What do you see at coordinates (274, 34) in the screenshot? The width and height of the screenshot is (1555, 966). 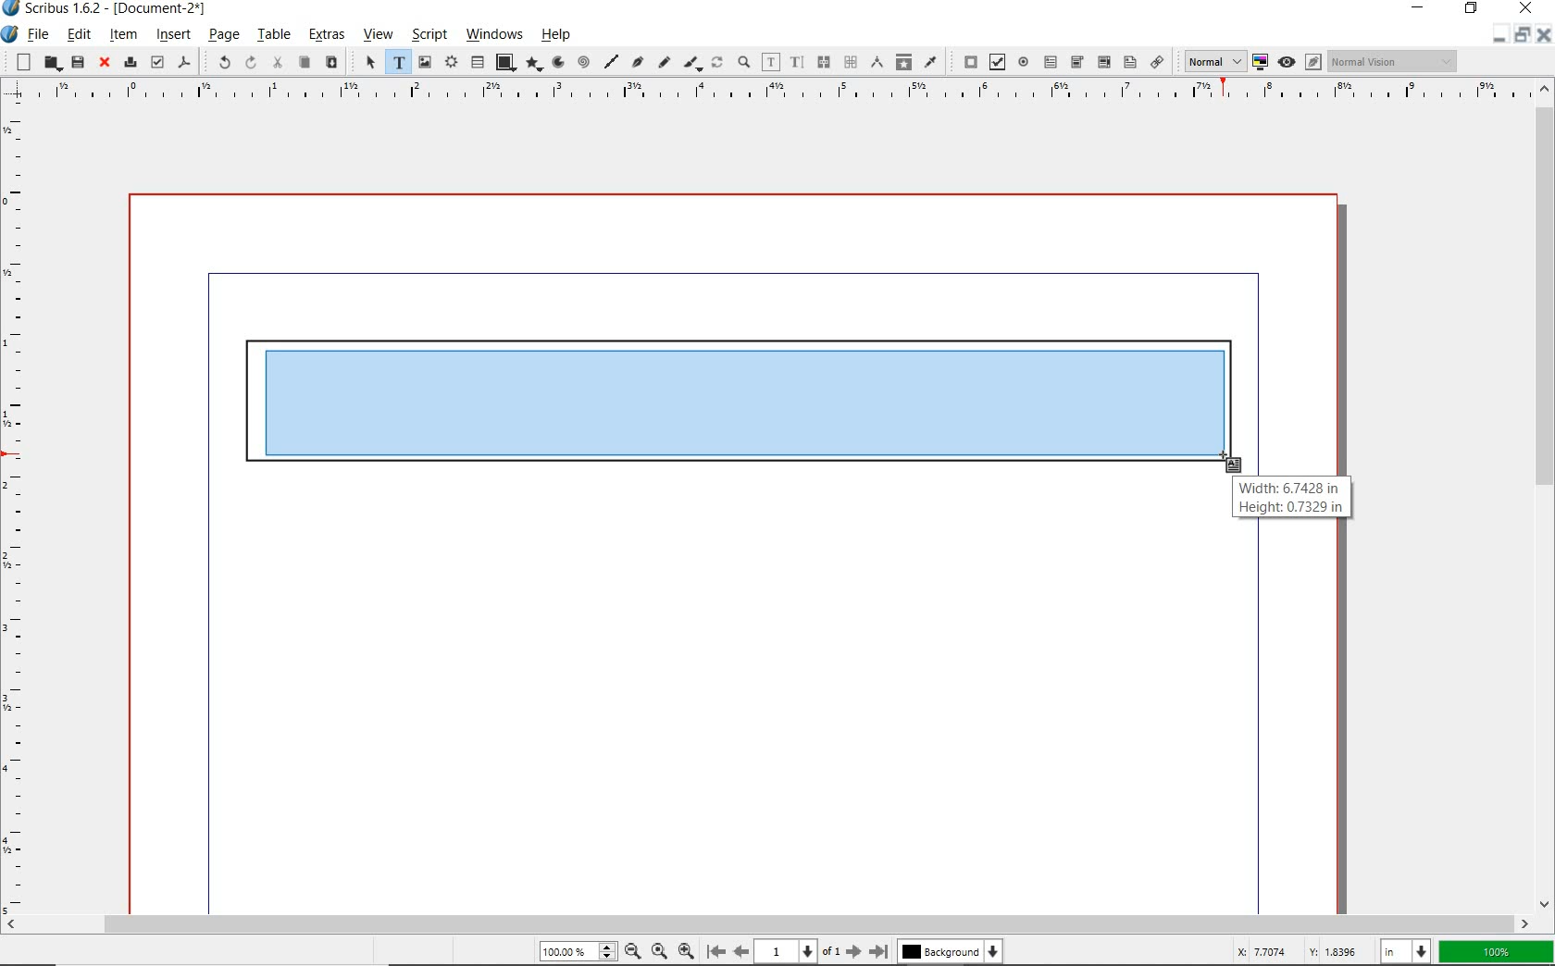 I see `table` at bounding box center [274, 34].